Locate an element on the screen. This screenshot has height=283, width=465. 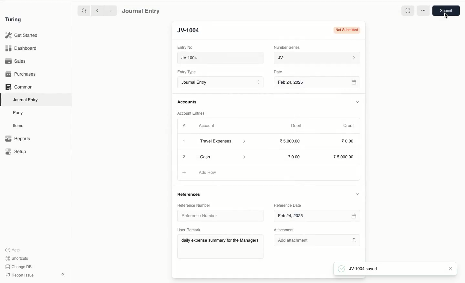
Party is located at coordinates (20, 113).